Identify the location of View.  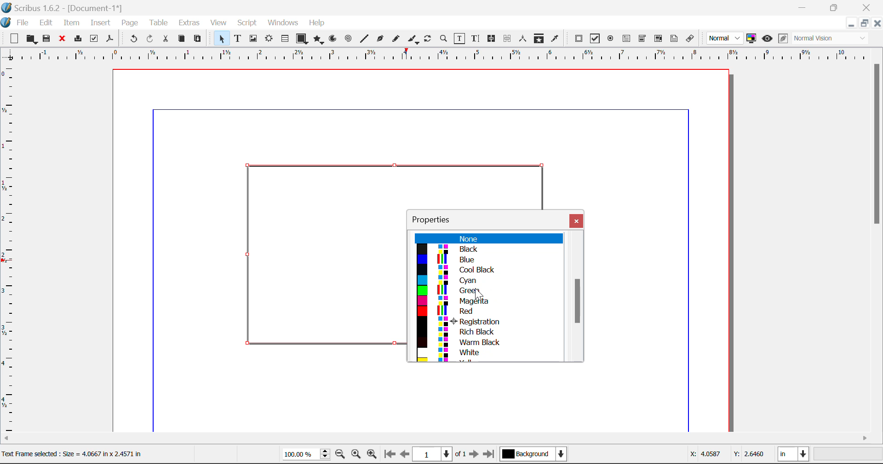
(219, 23).